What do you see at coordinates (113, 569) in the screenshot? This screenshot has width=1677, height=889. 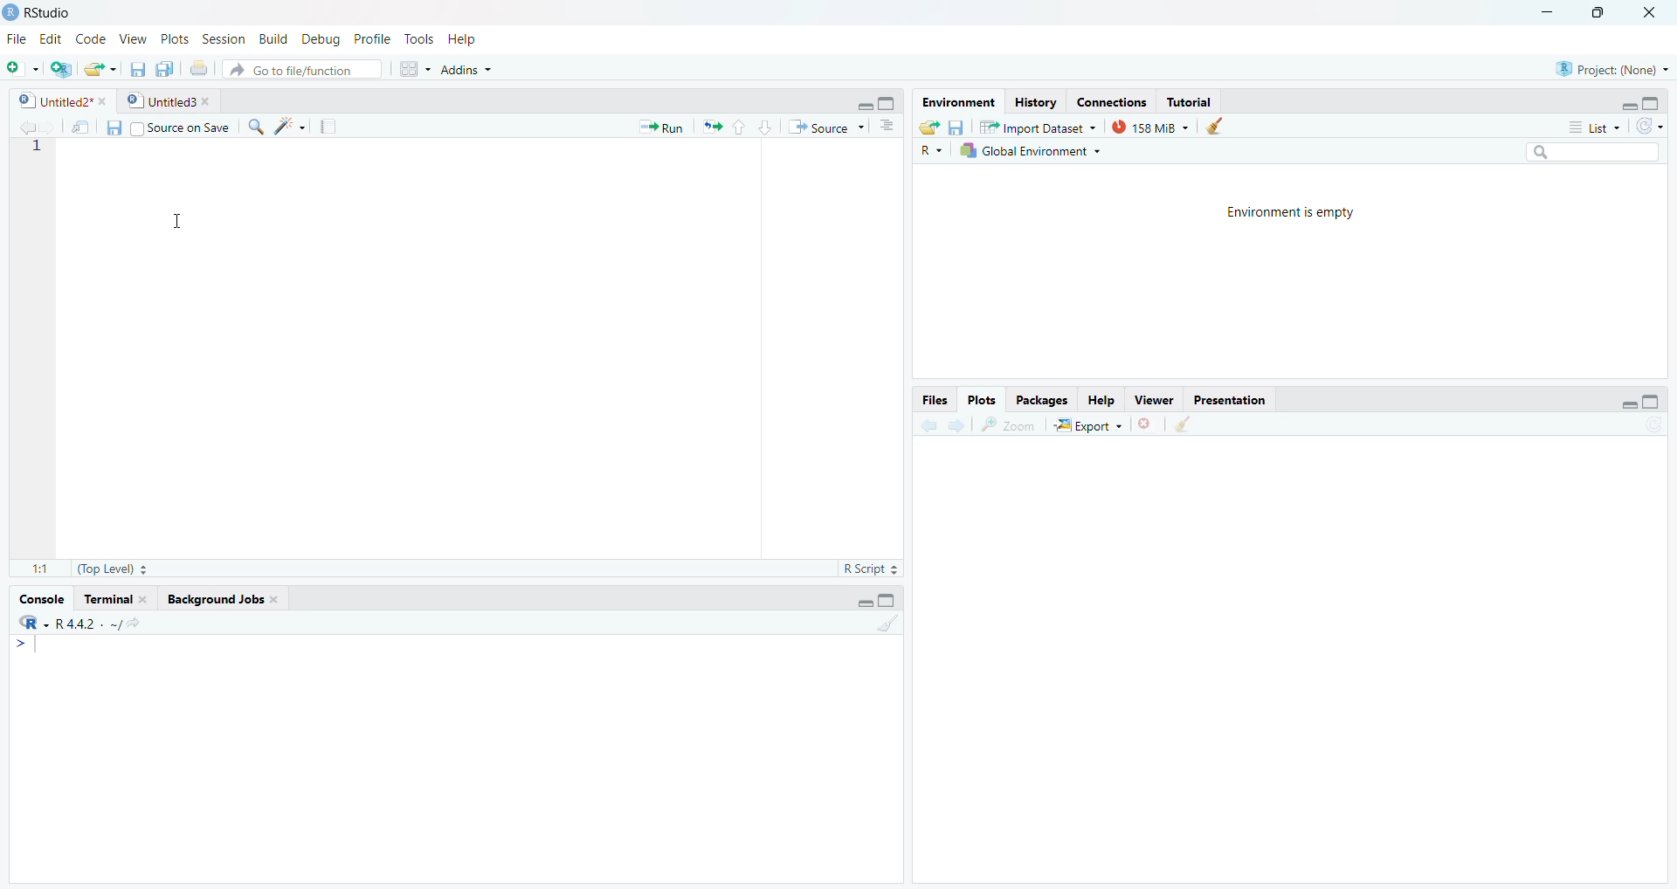 I see `(Top Level) ` at bounding box center [113, 569].